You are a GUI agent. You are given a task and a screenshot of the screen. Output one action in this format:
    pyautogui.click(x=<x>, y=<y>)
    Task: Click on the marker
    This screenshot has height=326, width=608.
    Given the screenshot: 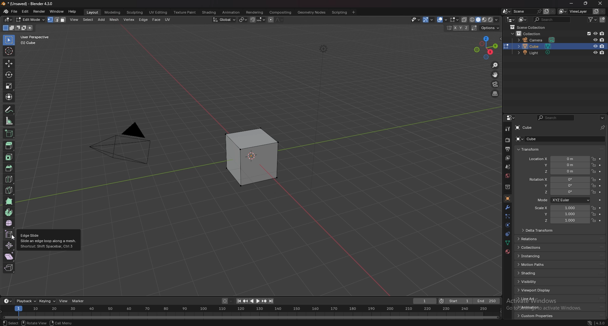 What is the action you would take?
    pyautogui.click(x=79, y=301)
    